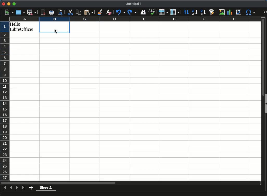 This screenshot has width=267, height=196. Describe the element at coordinates (78, 12) in the screenshot. I see `copy` at that location.